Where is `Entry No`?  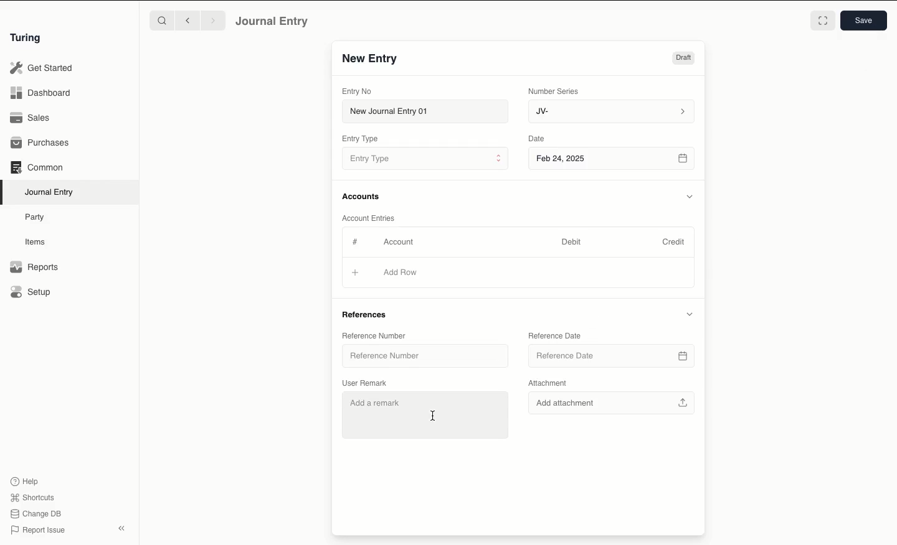 Entry No is located at coordinates (357, 91).